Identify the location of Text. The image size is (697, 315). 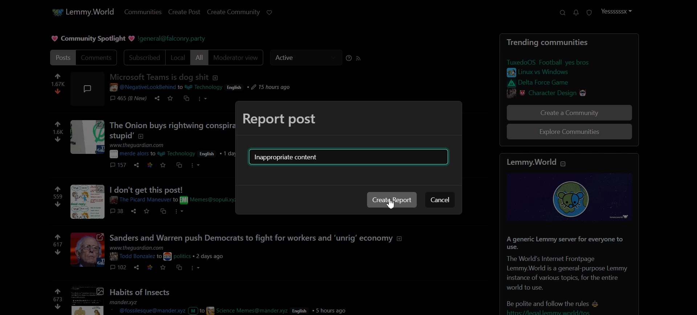
(91, 38).